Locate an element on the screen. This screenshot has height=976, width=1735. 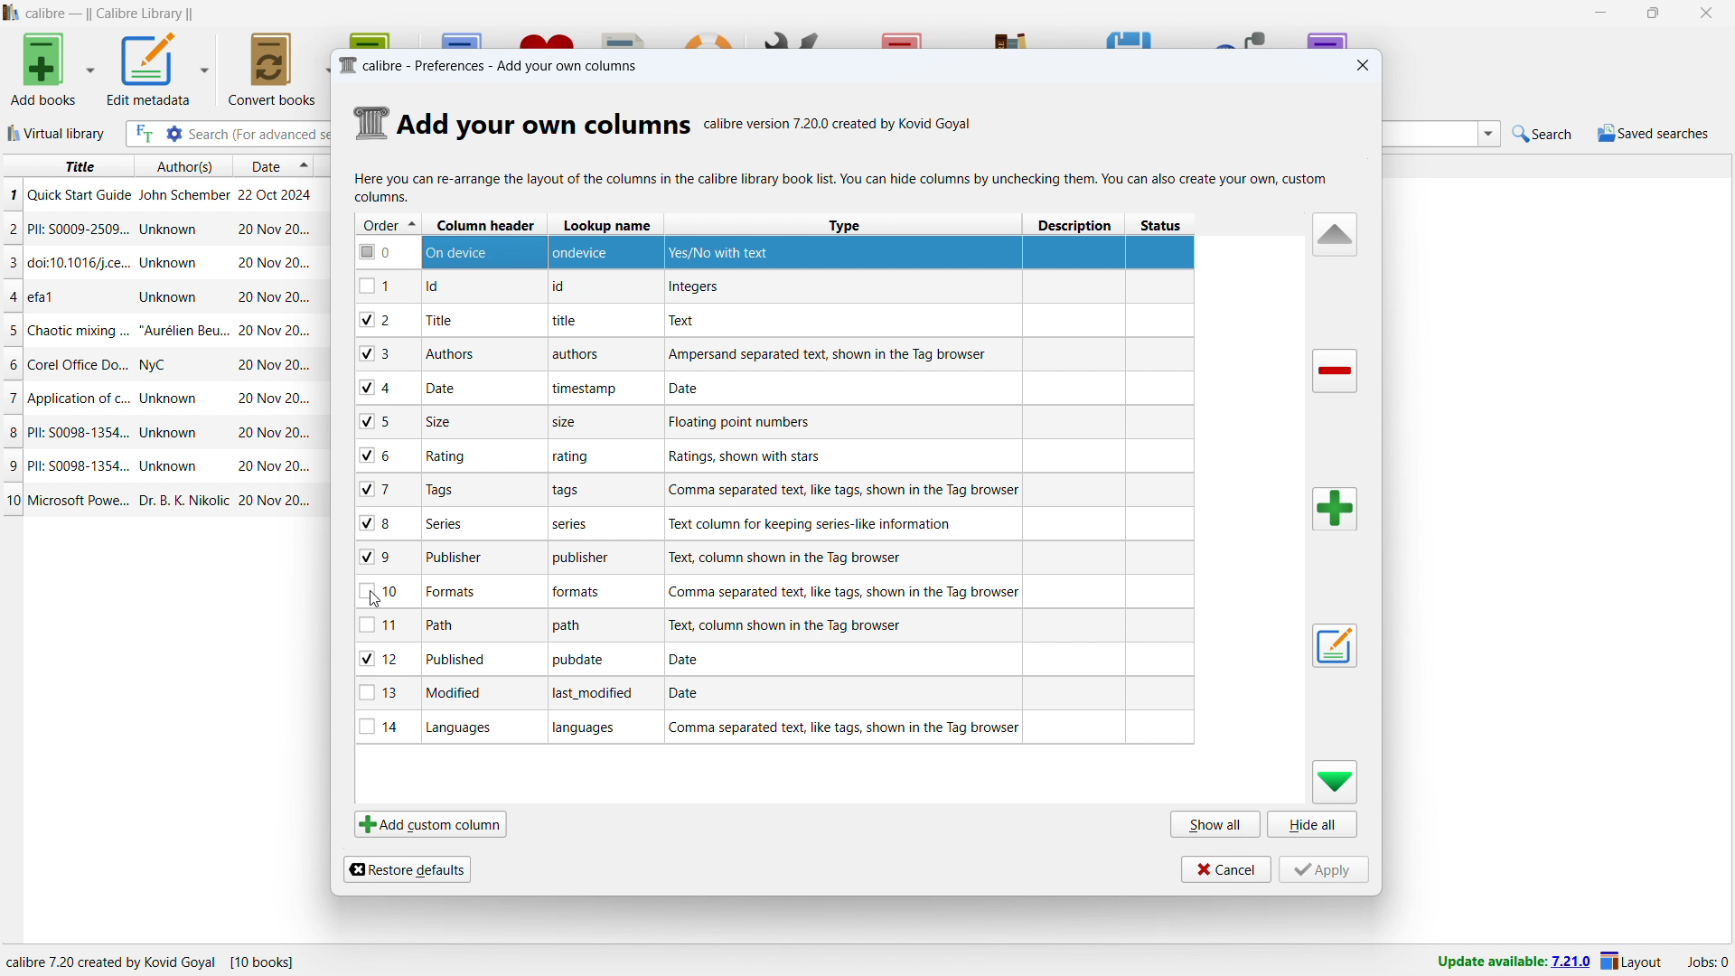
add books options is located at coordinates (90, 68).